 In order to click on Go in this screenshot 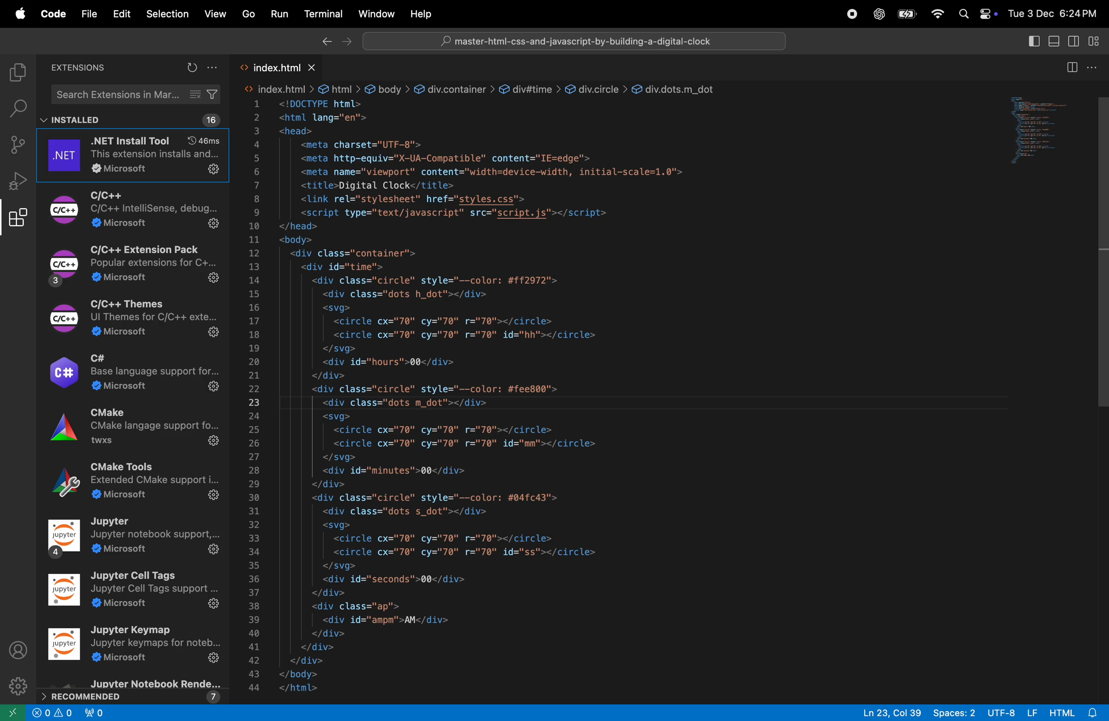, I will do `click(249, 15)`.